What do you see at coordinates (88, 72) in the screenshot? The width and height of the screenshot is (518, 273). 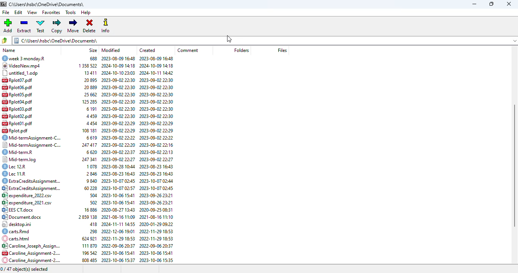 I see `13411` at bounding box center [88, 72].